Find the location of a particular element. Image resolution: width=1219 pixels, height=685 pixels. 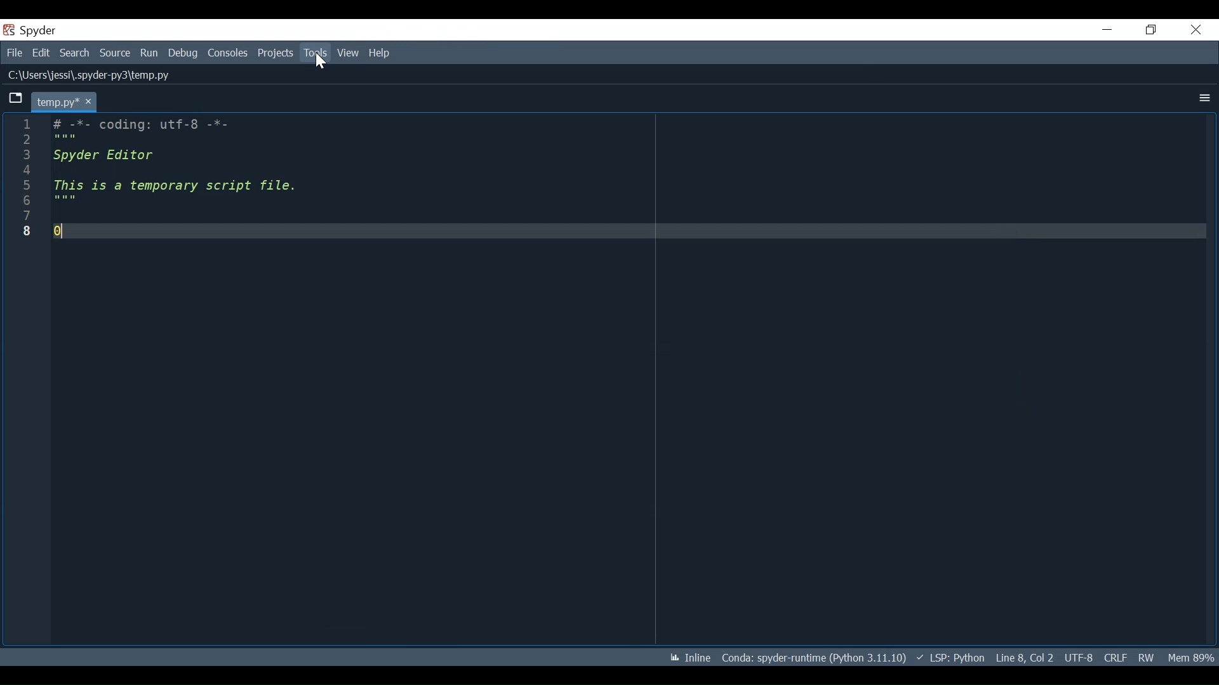

Current tab is located at coordinates (63, 101).